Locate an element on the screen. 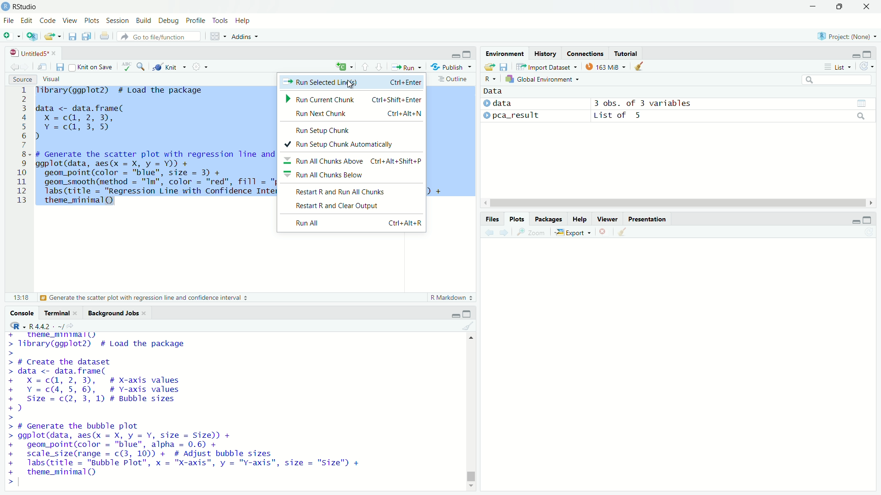  Files is located at coordinates (492, 219).